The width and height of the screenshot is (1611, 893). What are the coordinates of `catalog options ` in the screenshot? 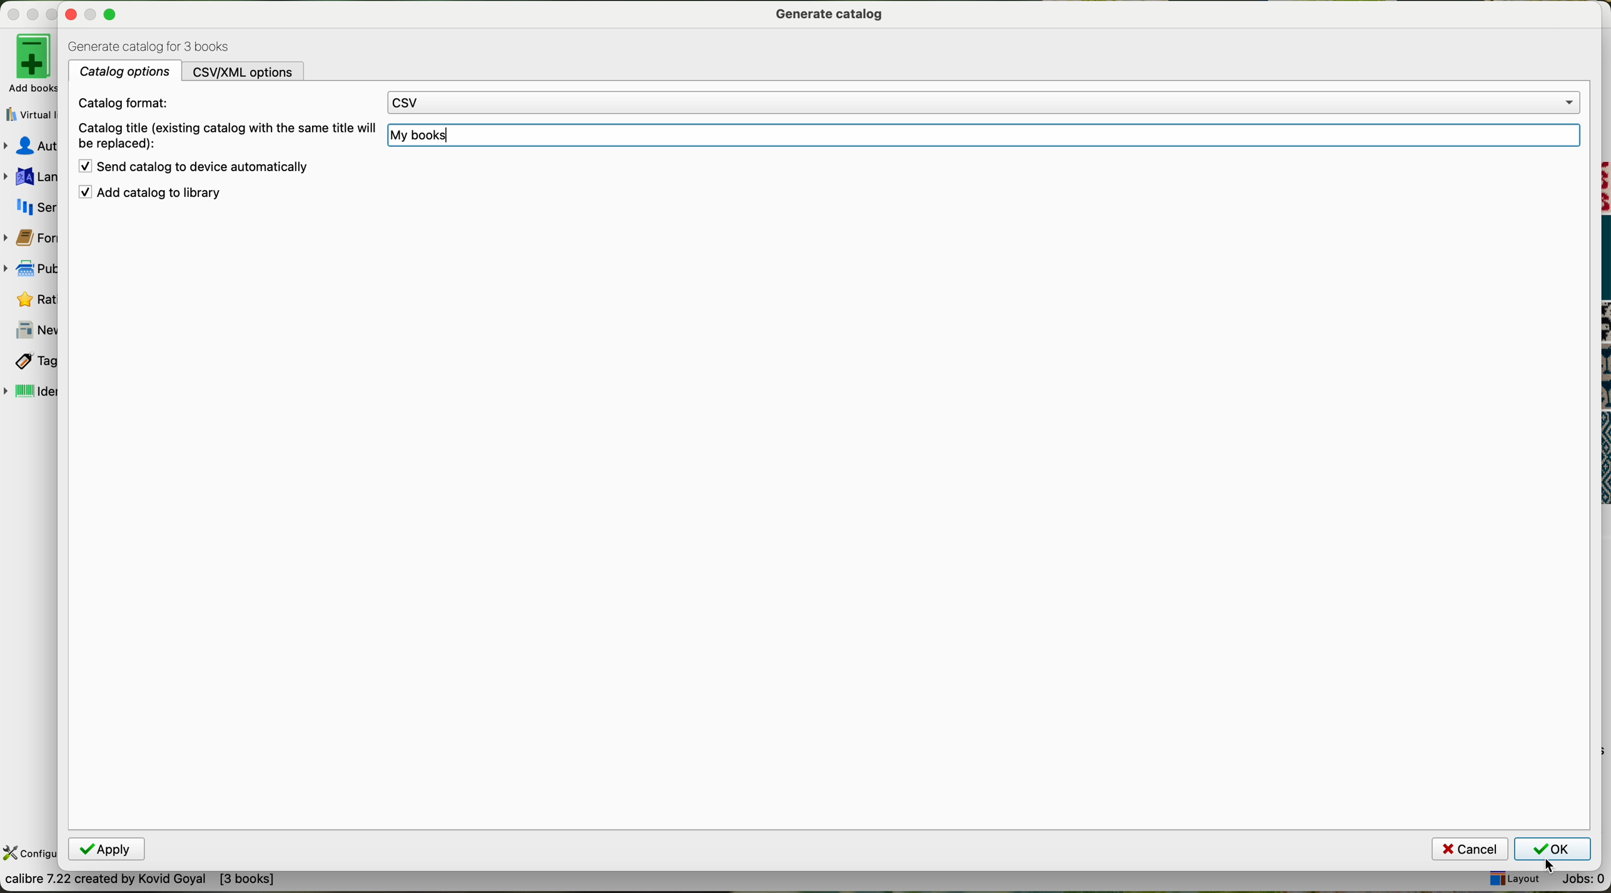 It's located at (117, 71).